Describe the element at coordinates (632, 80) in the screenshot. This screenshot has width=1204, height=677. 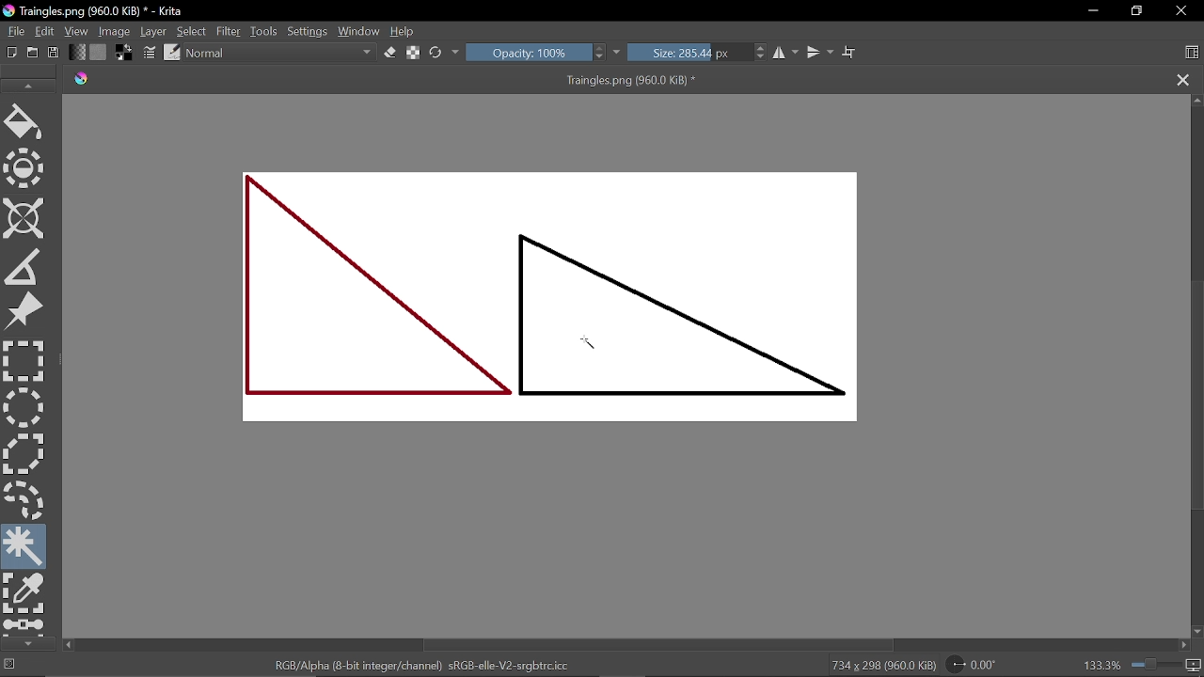
I see `Traingles.png (960.0 KiB) *` at that location.